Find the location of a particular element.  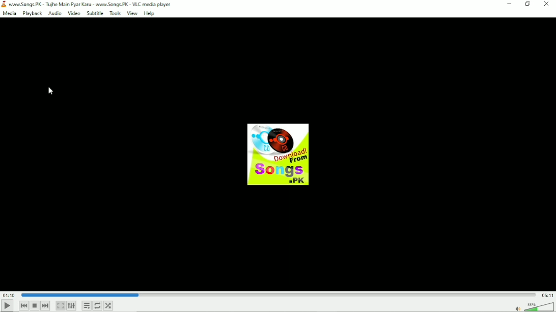

Subtitle is located at coordinates (95, 14).